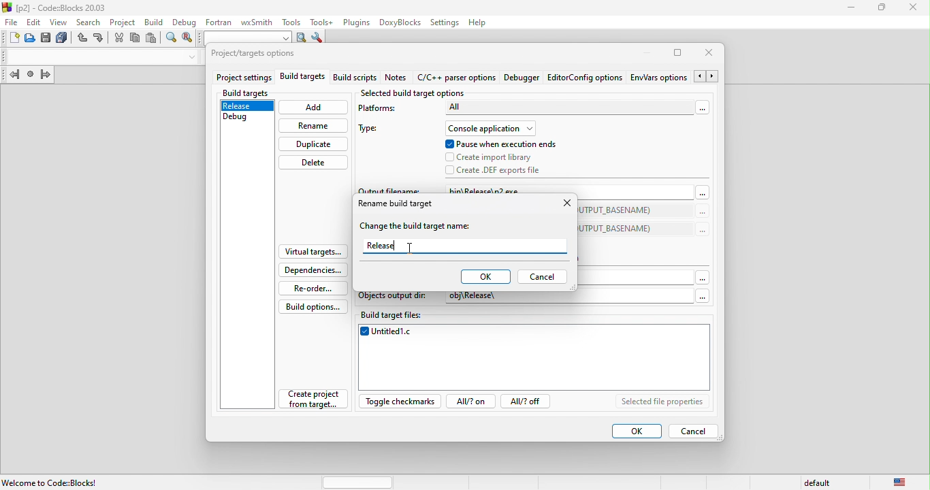 This screenshot has width=930, height=490. I want to click on build options, so click(319, 307).